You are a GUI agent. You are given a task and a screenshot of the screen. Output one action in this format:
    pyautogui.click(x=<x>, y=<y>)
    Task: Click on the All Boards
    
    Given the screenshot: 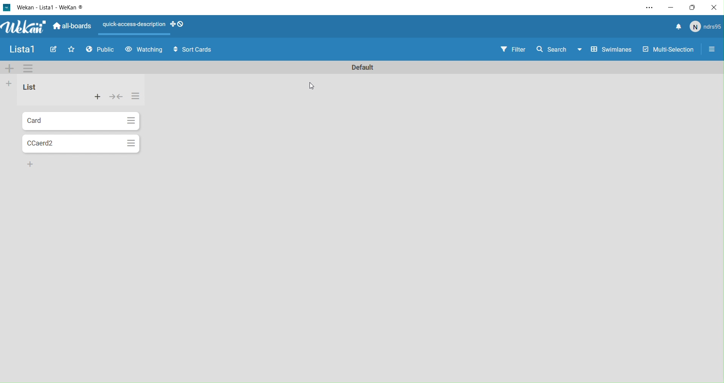 What is the action you would take?
    pyautogui.click(x=71, y=28)
    